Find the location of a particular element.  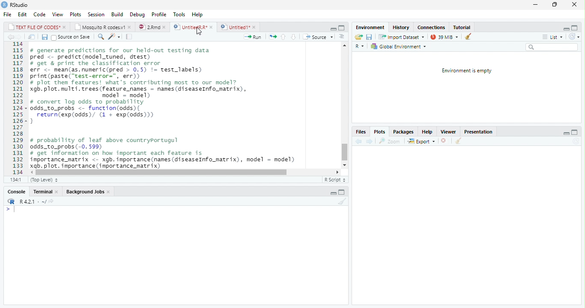

Down is located at coordinates (293, 36).